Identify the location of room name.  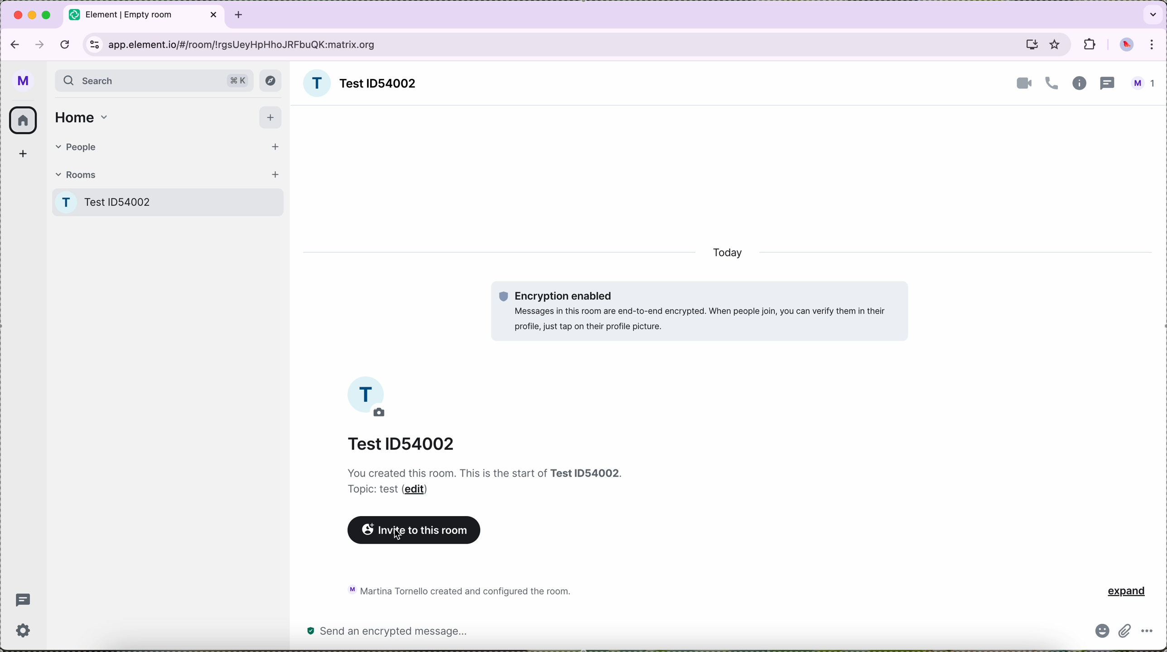
(358, 83).